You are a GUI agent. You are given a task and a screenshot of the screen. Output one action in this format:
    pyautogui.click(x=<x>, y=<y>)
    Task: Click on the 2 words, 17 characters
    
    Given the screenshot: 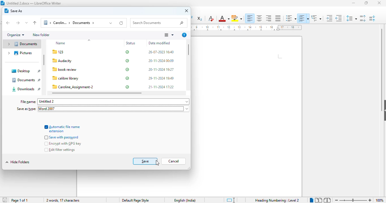 What is the action you would take?
    pyautogui.click(x=63, y=200)
    